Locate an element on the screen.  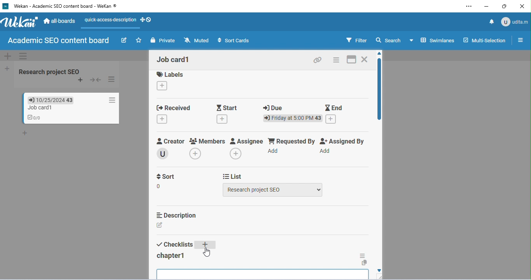
settings and more is located at coordinates (468, 7).